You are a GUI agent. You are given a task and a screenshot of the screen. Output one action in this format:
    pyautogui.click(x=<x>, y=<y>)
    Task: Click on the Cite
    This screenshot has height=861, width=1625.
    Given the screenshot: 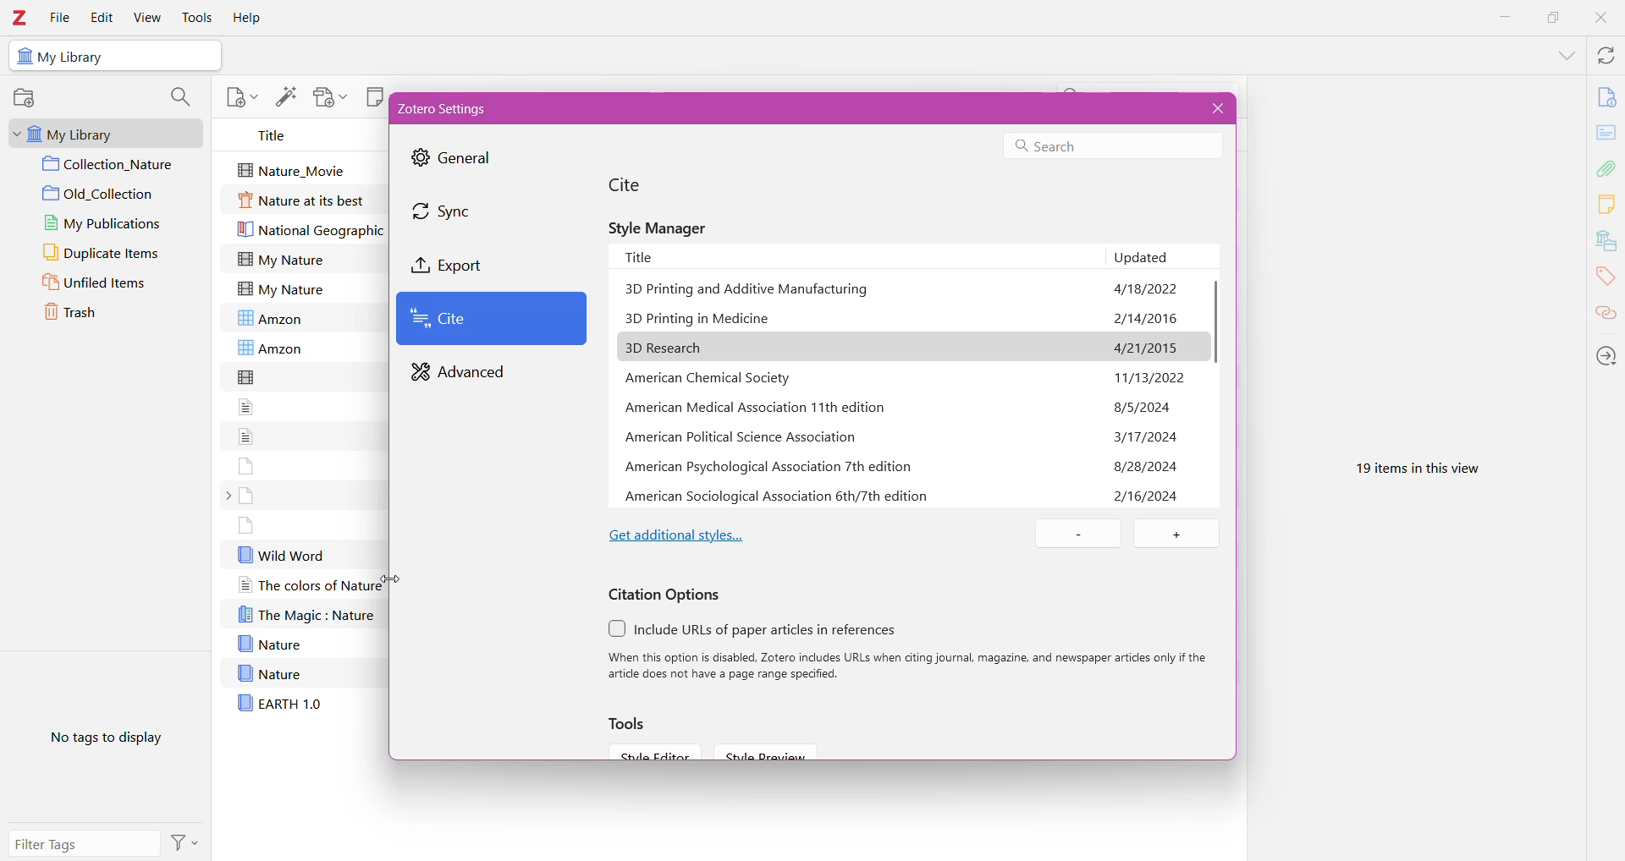 What is the action you would take?
    pyautogui.click(x=637, y=185)
    